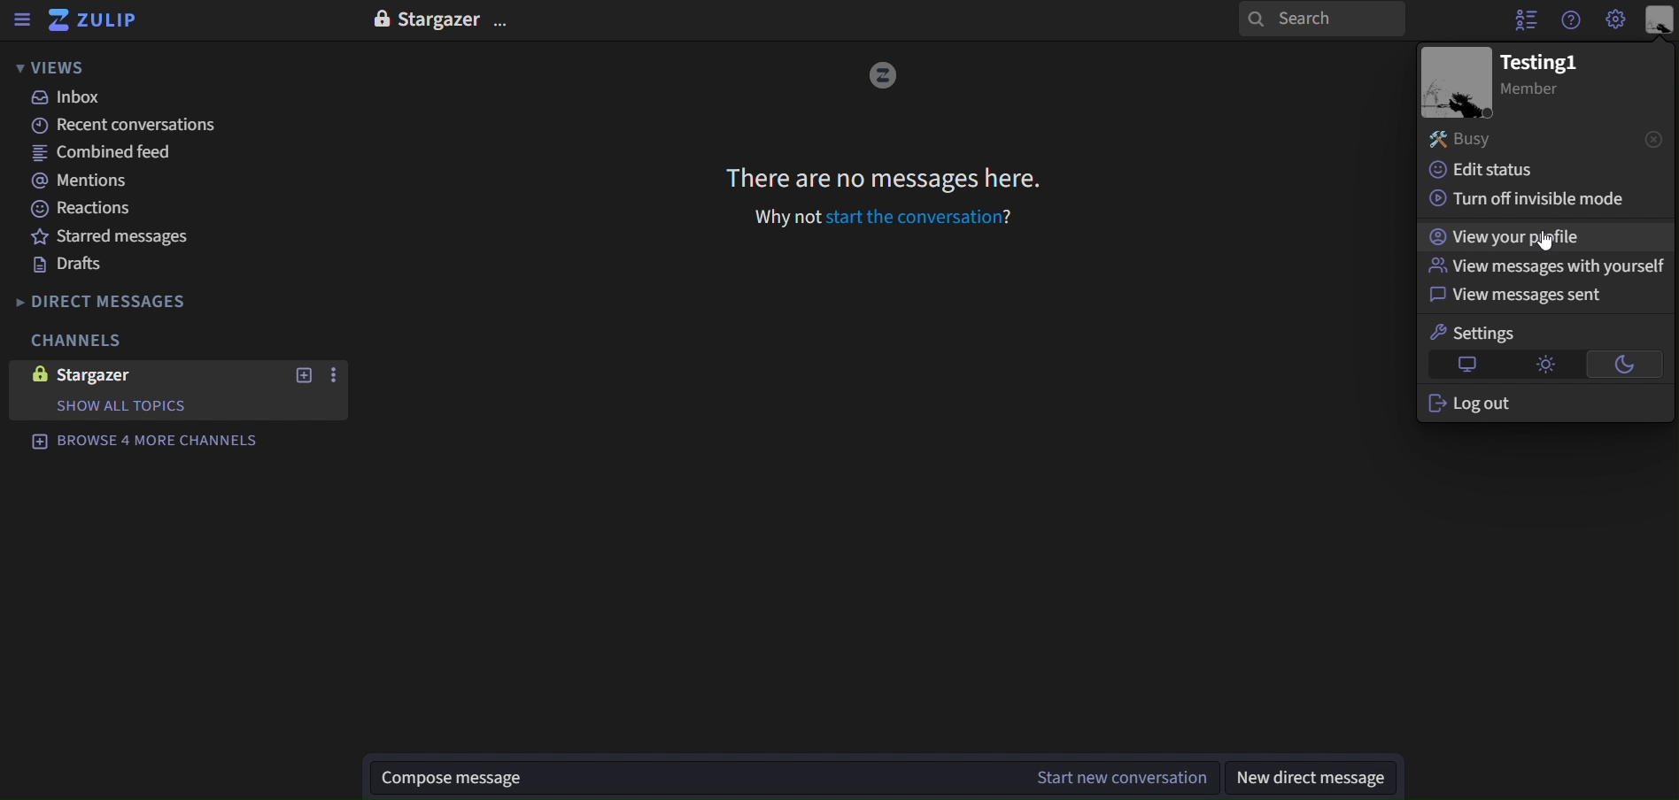 This screenshot has width=1679, height=800. What do you see at coordinates (83, 341) in the screenshot?
I see `channels` at bounding box center [83, 341].